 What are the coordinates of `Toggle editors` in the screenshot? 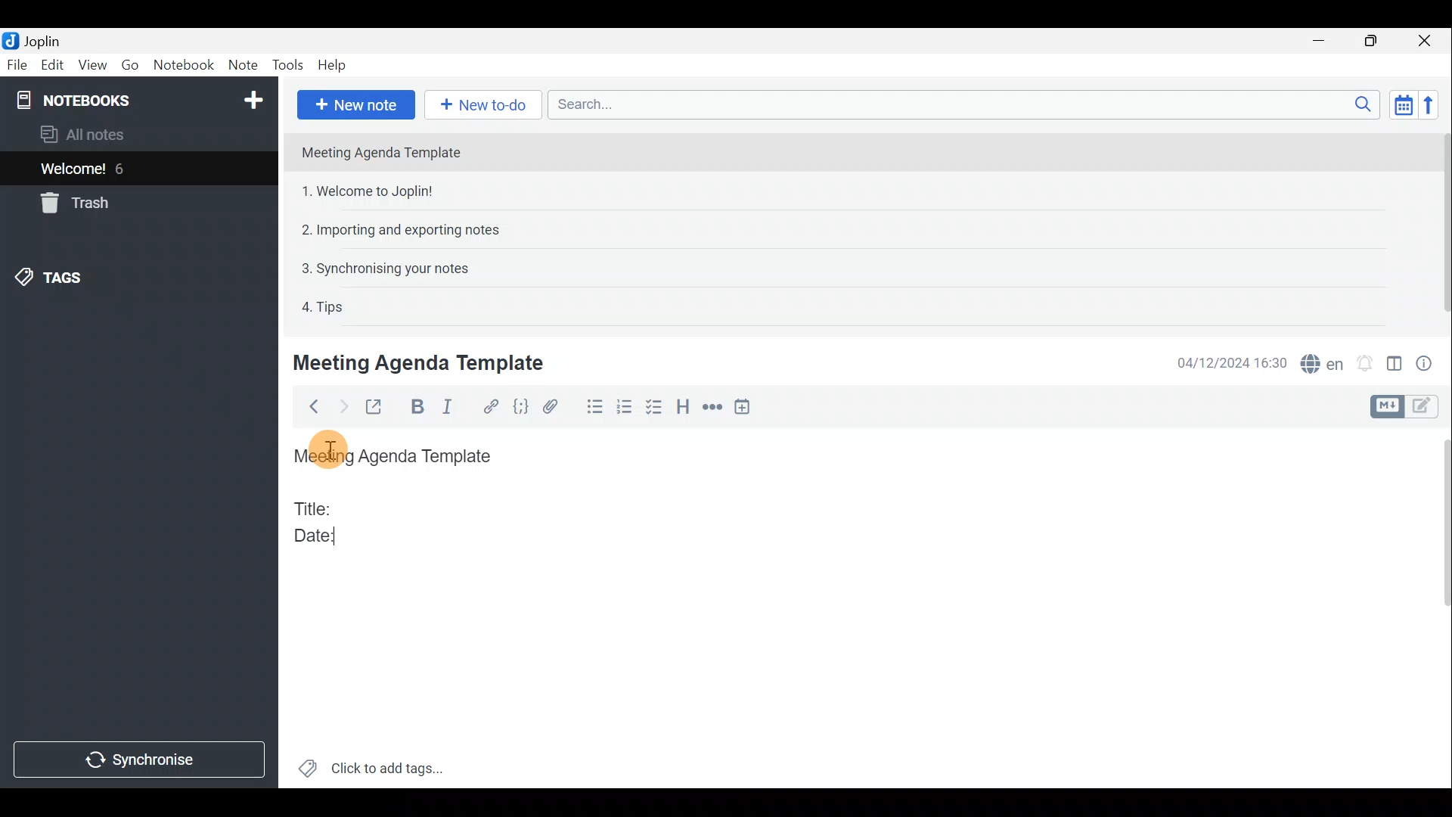 It's located at (1426, 408).